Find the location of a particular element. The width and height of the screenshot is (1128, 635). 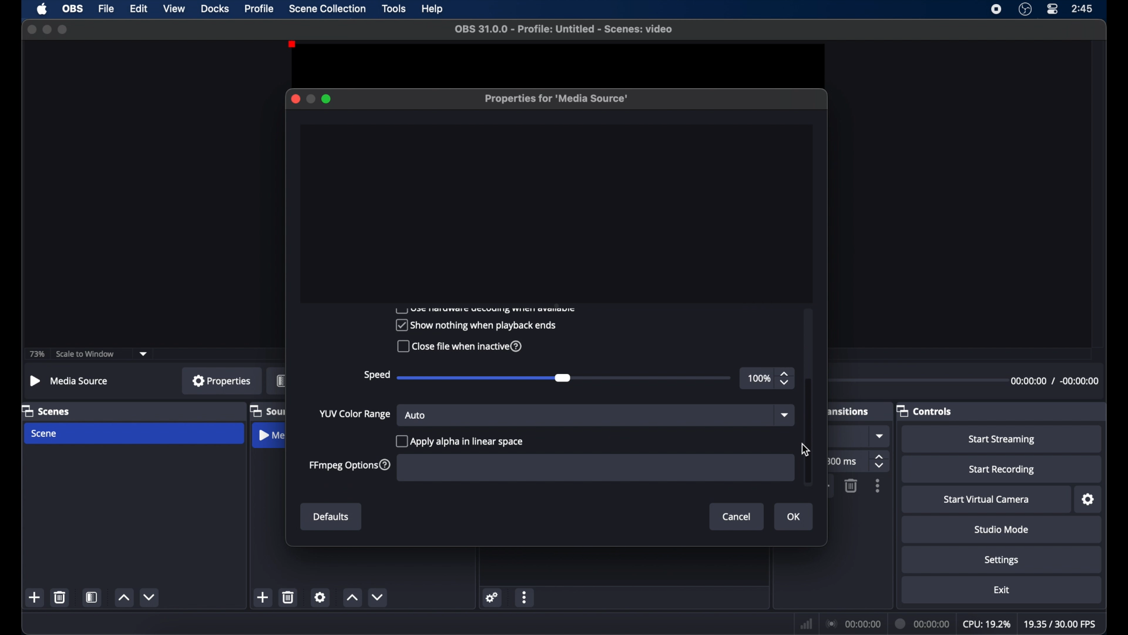

add is located at coordinates (263, 597).